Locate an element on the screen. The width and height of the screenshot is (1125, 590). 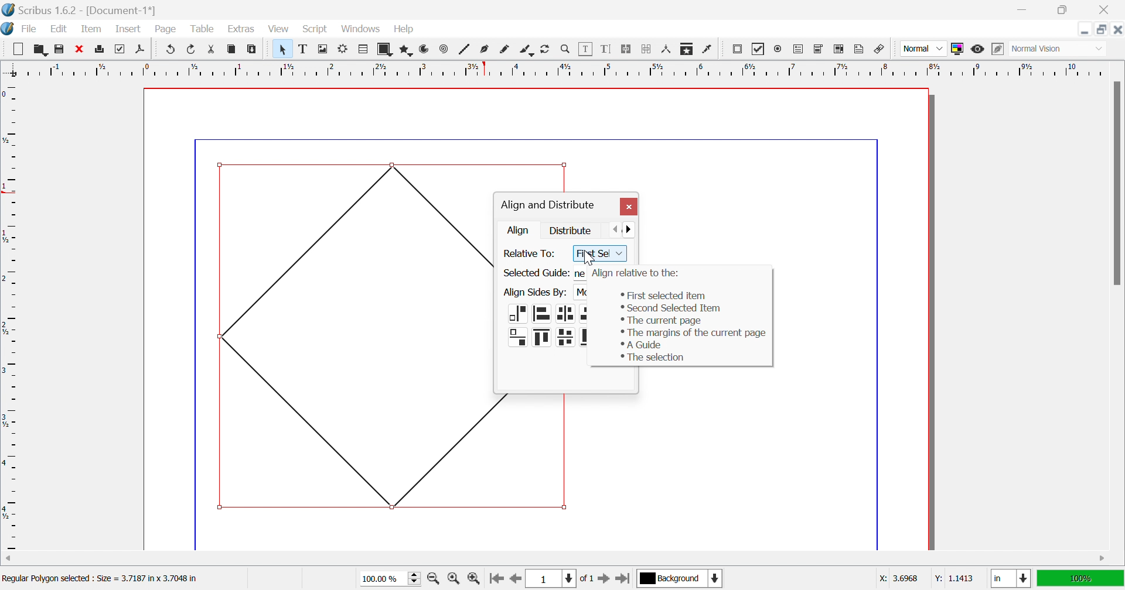
PDF radio button is located at coordinates (780, 47).